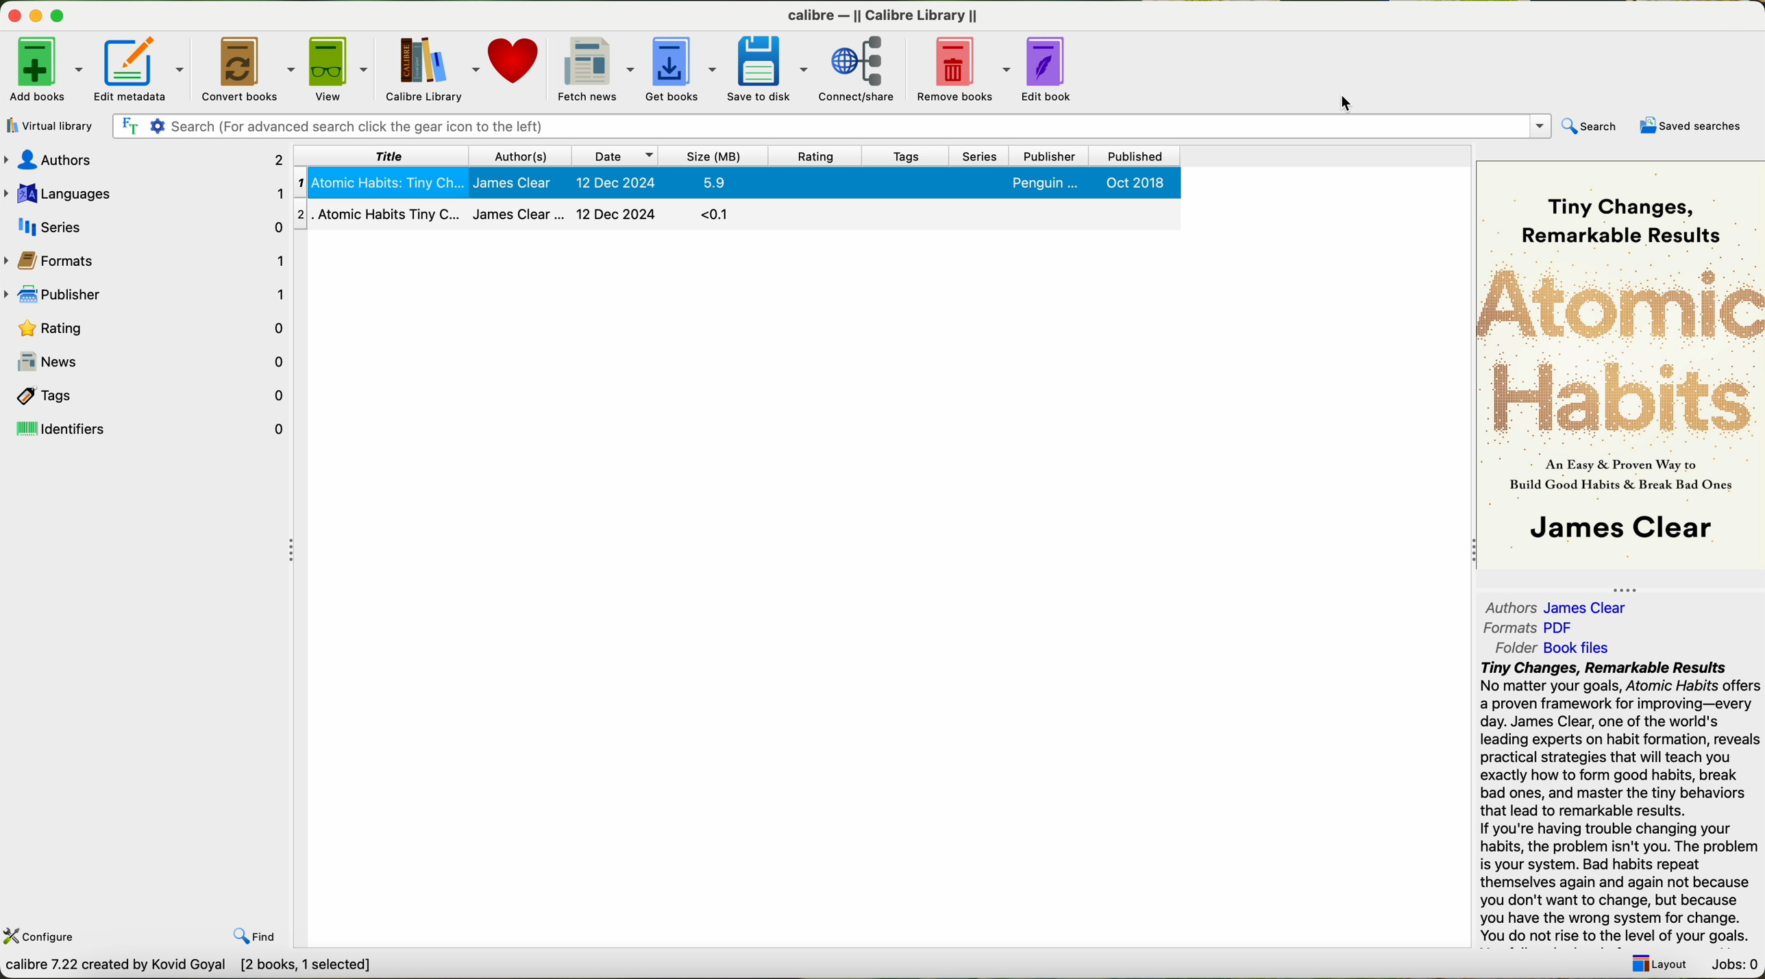 Image resolution: width=1765 pixels, height=979 pixels. What do you see at coordinates (1128, 154) in the screenshot?
I see `published` at bounding box center [1128, 154].